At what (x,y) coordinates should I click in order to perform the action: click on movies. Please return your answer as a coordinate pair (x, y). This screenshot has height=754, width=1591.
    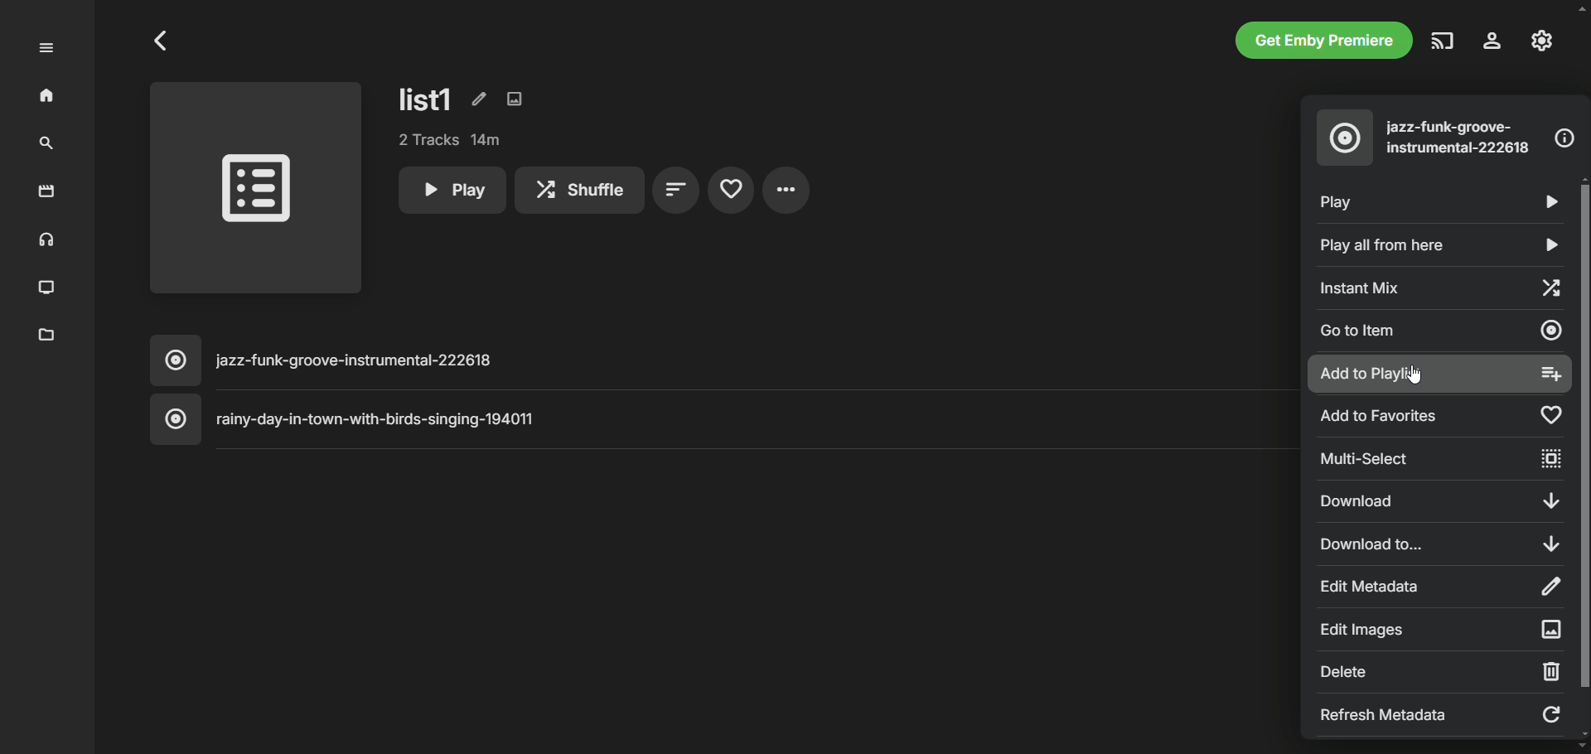
    Looking at the image, I should click on (47, 192).